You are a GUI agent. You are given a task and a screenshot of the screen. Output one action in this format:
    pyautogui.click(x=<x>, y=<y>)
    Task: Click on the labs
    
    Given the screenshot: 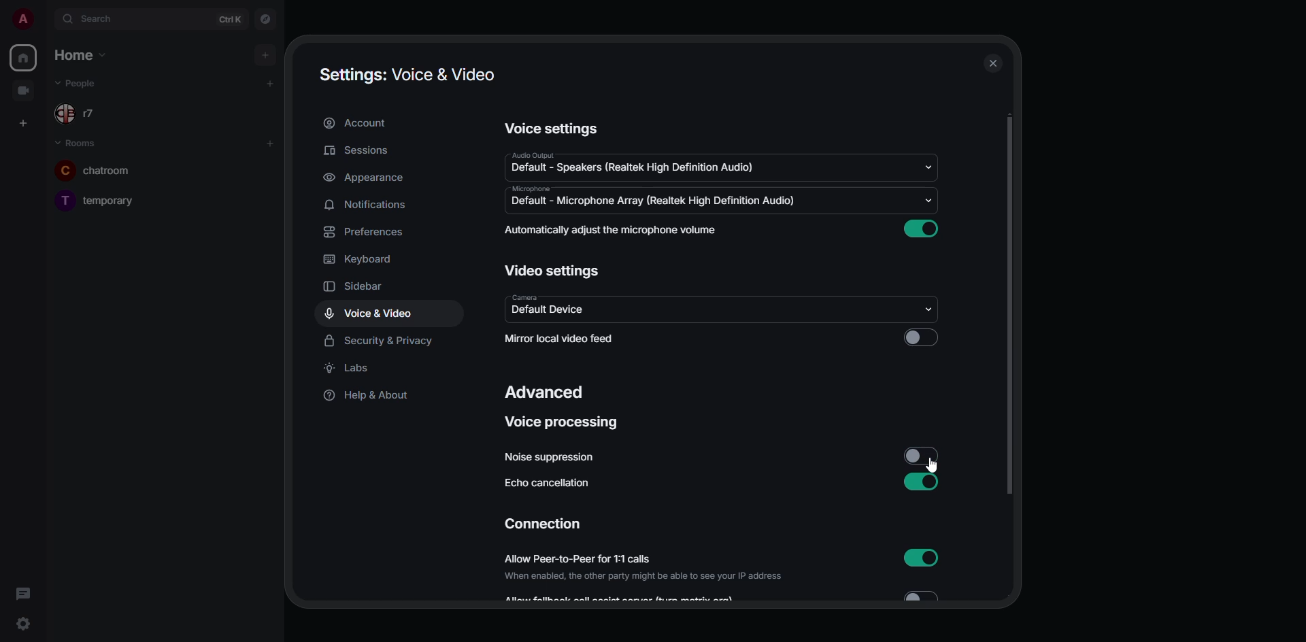 What is the action you would take?
    pyautogui.click(x=349, y=369)
    